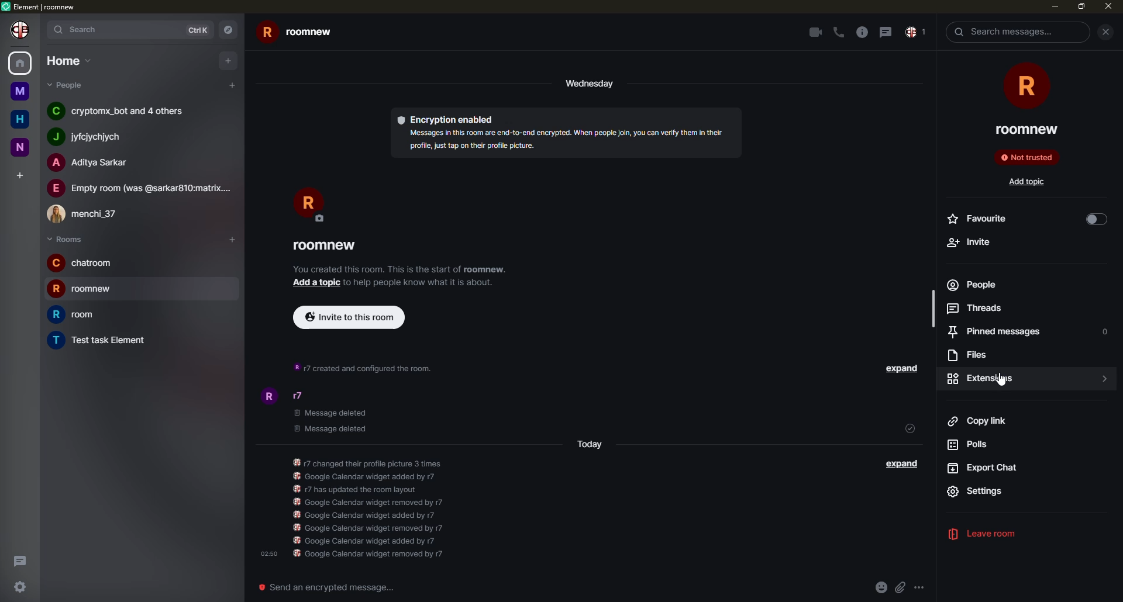 The image size is (1123, 602). Describe the element at coordinates (23, 590) in the screenshot. I see `settings` at that location.